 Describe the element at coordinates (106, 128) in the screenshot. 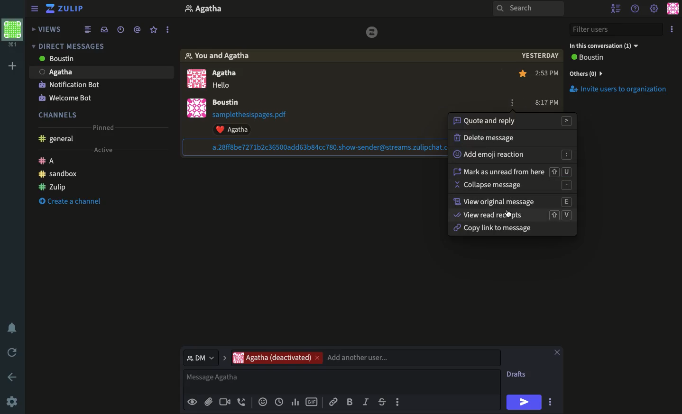

I see `Pinned` at that location.